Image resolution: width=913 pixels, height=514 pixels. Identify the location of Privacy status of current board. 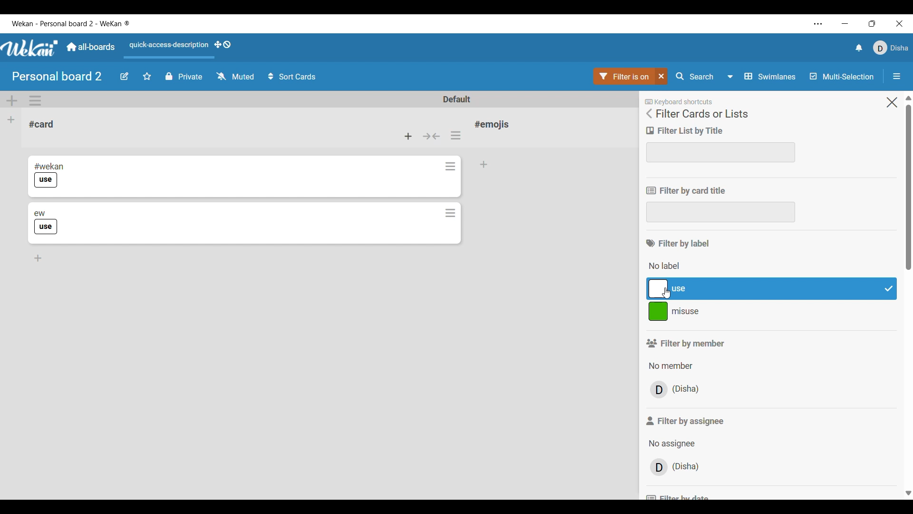
(184, 76).